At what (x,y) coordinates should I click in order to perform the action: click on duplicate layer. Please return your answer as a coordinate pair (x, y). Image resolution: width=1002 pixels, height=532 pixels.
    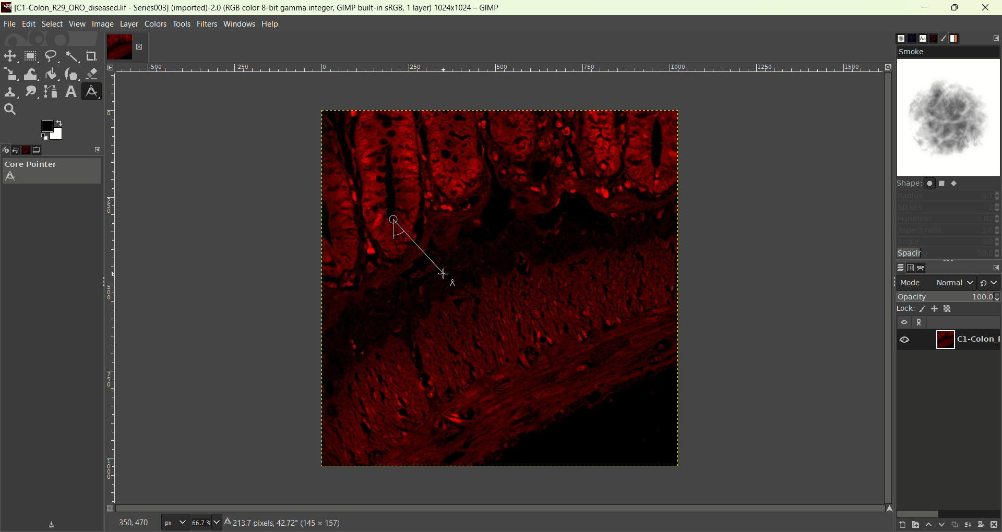
    Looking at the image, I should click on (955, 524).